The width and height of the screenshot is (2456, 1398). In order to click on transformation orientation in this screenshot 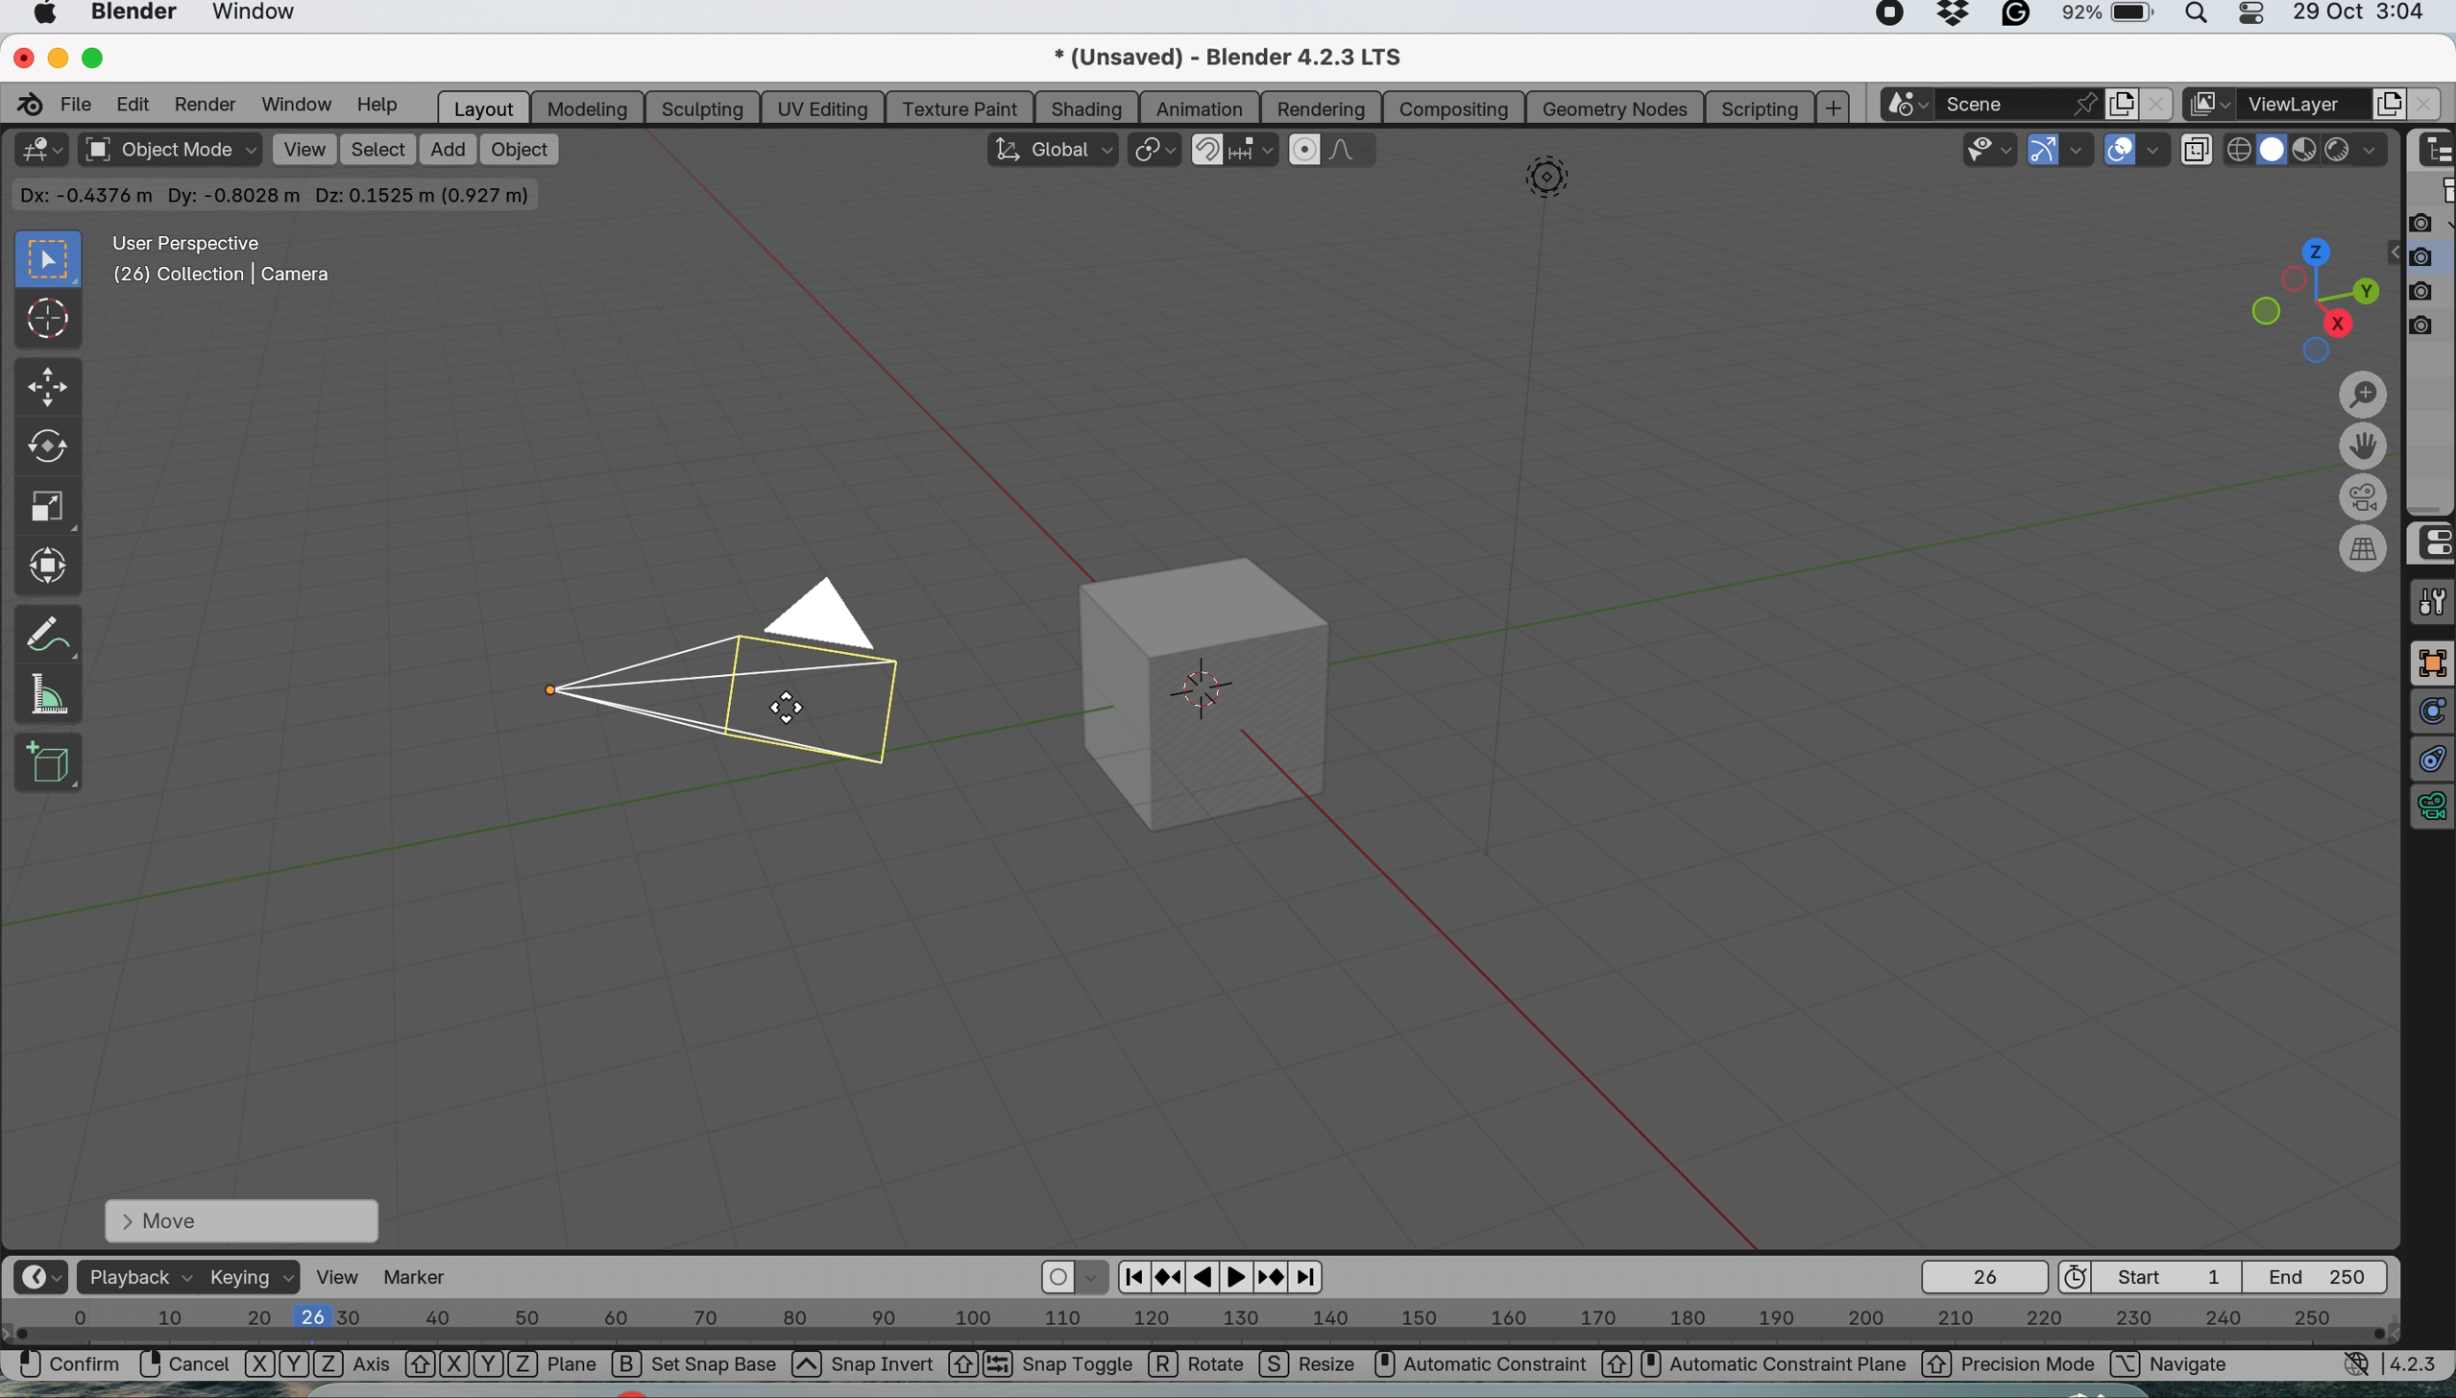, I will do `click(1050, 148)`.